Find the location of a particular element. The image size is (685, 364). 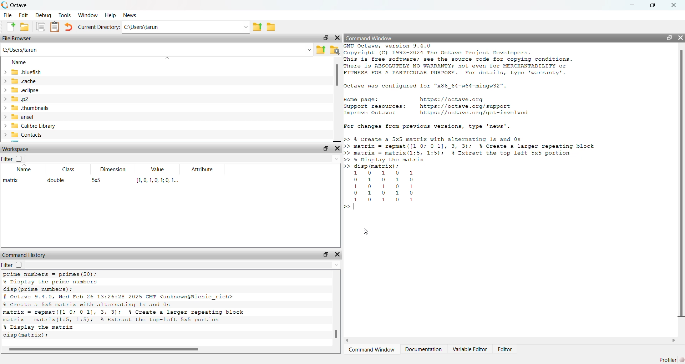

File Browser is located at coordinates (17, 39).